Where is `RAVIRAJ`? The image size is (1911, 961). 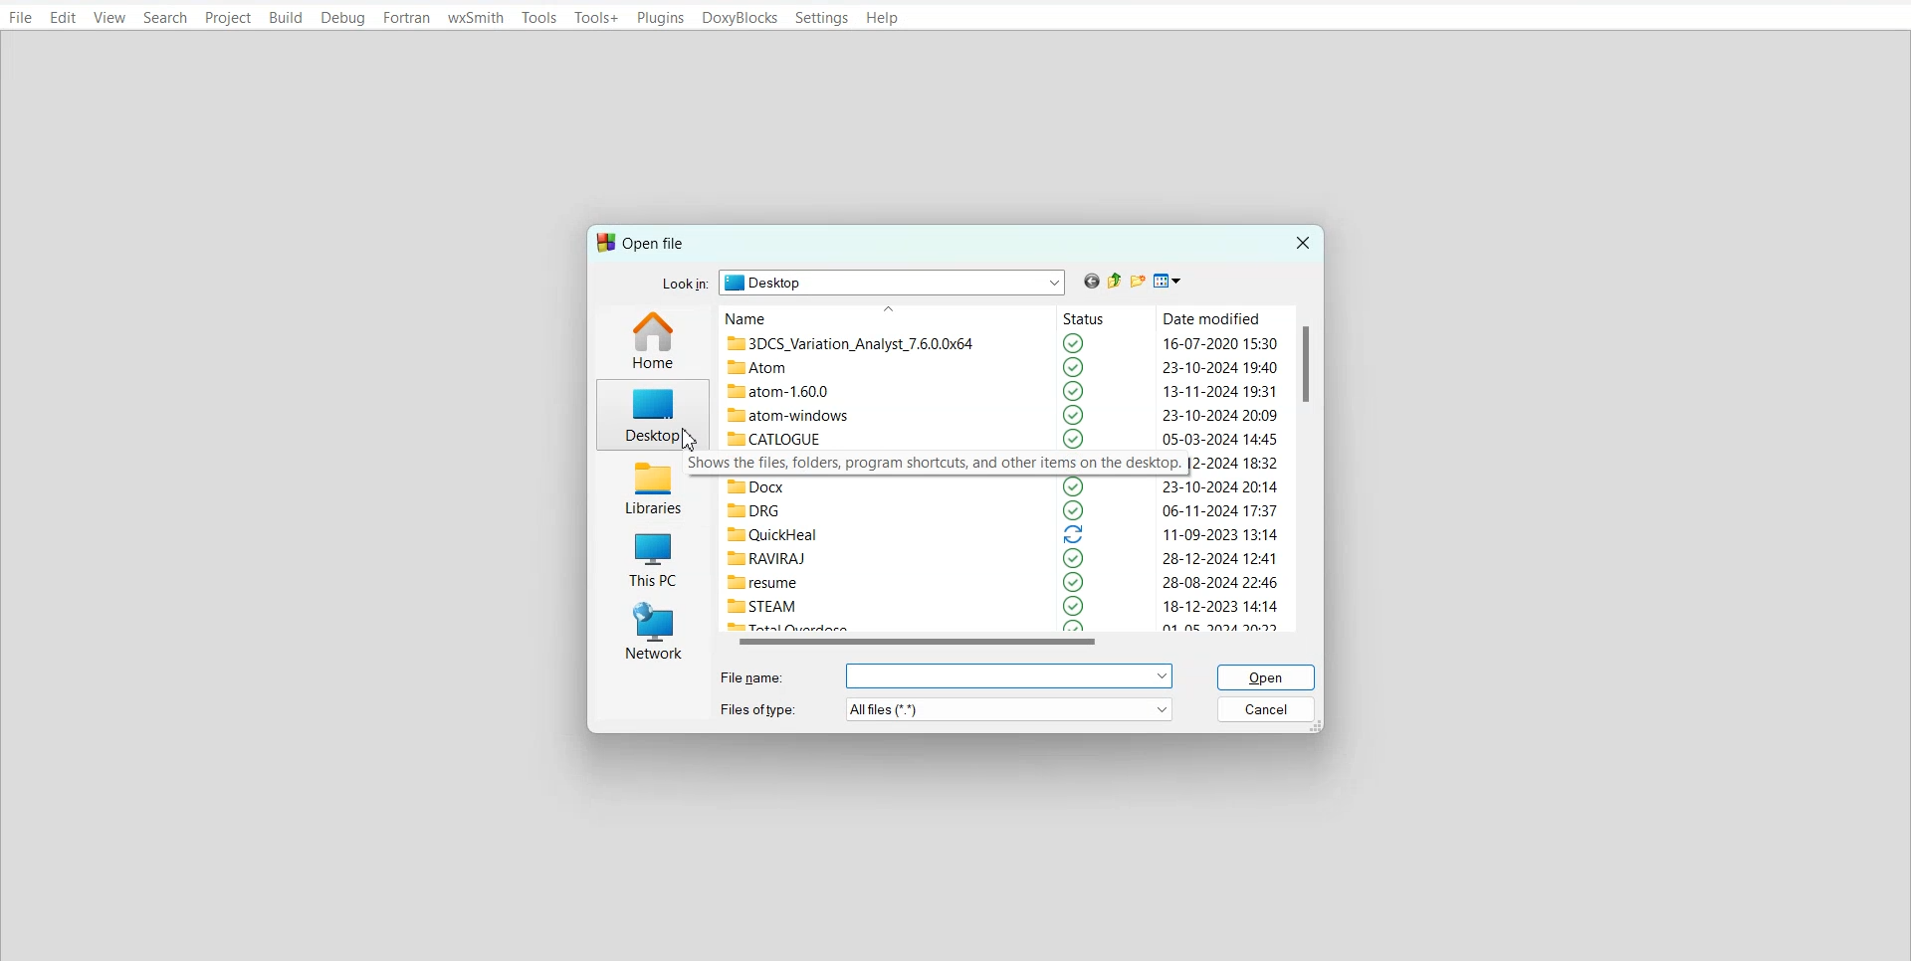
RAVIRAJ is located at coordinates (769, 560).